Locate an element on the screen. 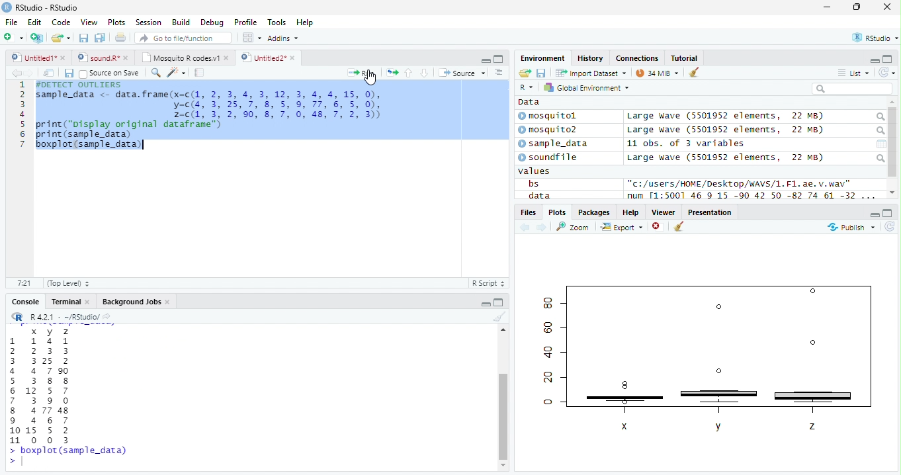 The image size is (901, 475). 34 MiB is located at coordinates (657, 73).